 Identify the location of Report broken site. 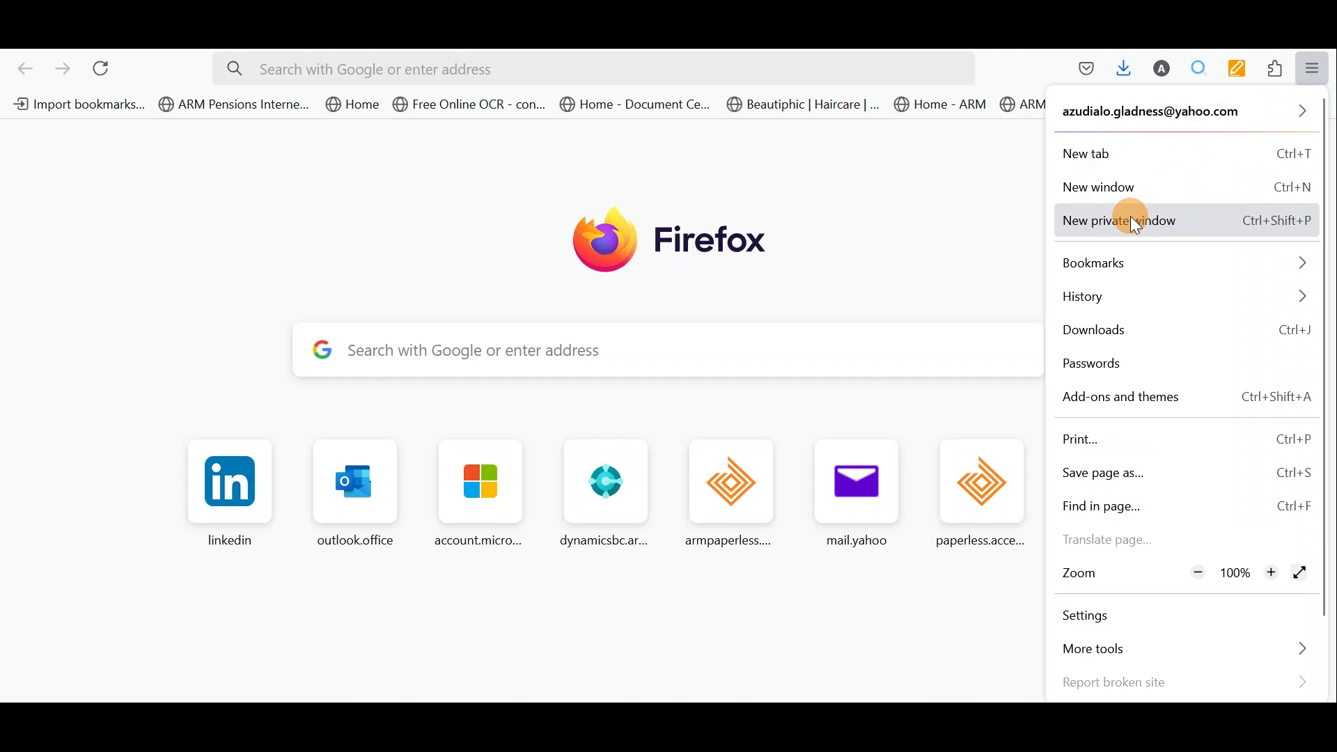
(1184, 682).